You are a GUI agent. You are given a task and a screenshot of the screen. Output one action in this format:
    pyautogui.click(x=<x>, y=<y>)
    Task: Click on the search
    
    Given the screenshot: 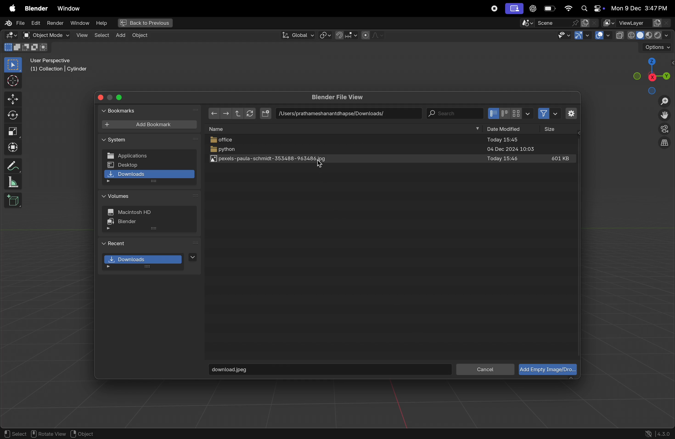 What is the action you would take?
    pyautogui.click(x=455, y=113)
    